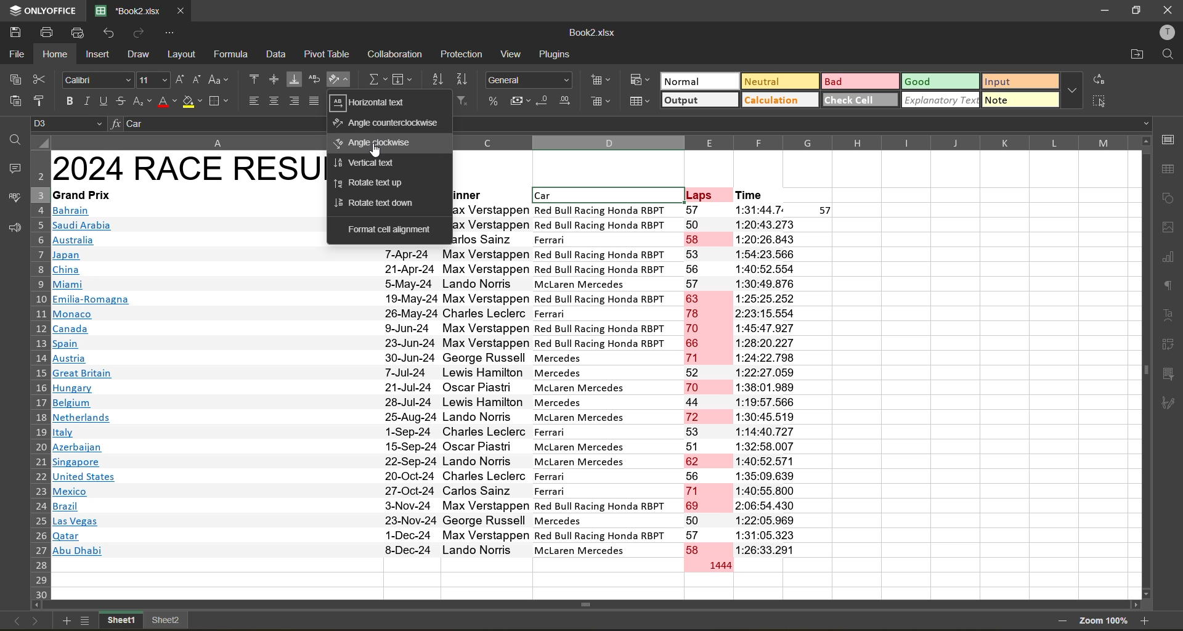 This screenshot has width=1183, height=631. I want to click on align left, so click(254, 100).